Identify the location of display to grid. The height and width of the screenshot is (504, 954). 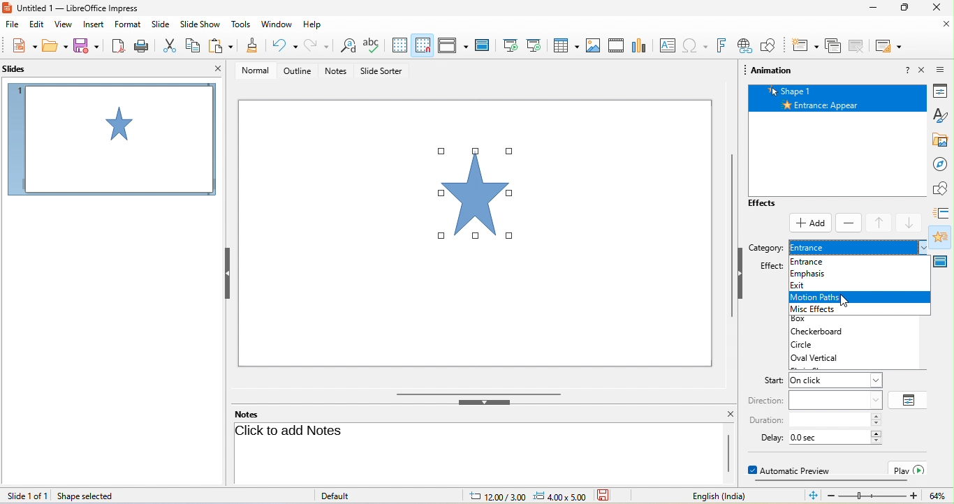
(402, 44).